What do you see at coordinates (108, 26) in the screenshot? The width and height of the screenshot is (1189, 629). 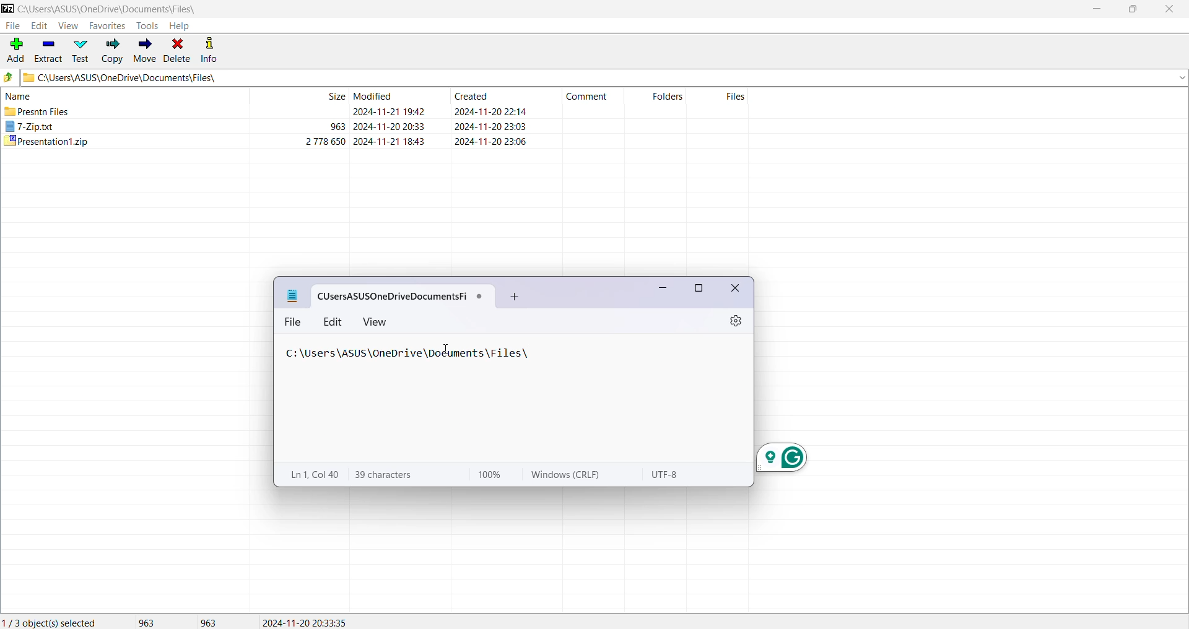 I see `Favorites` at bounding box center [108, 26].